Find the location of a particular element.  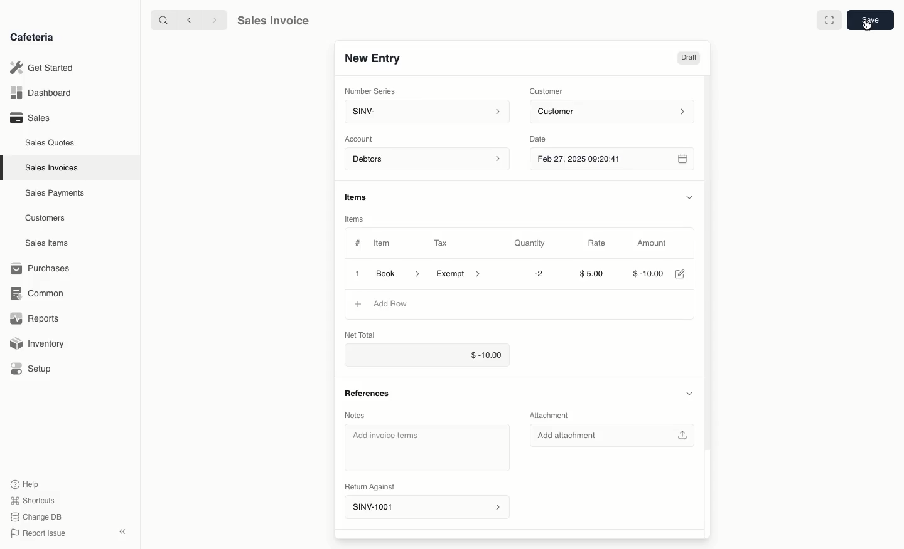

$-10.00 is located at coordinates (648, 273).